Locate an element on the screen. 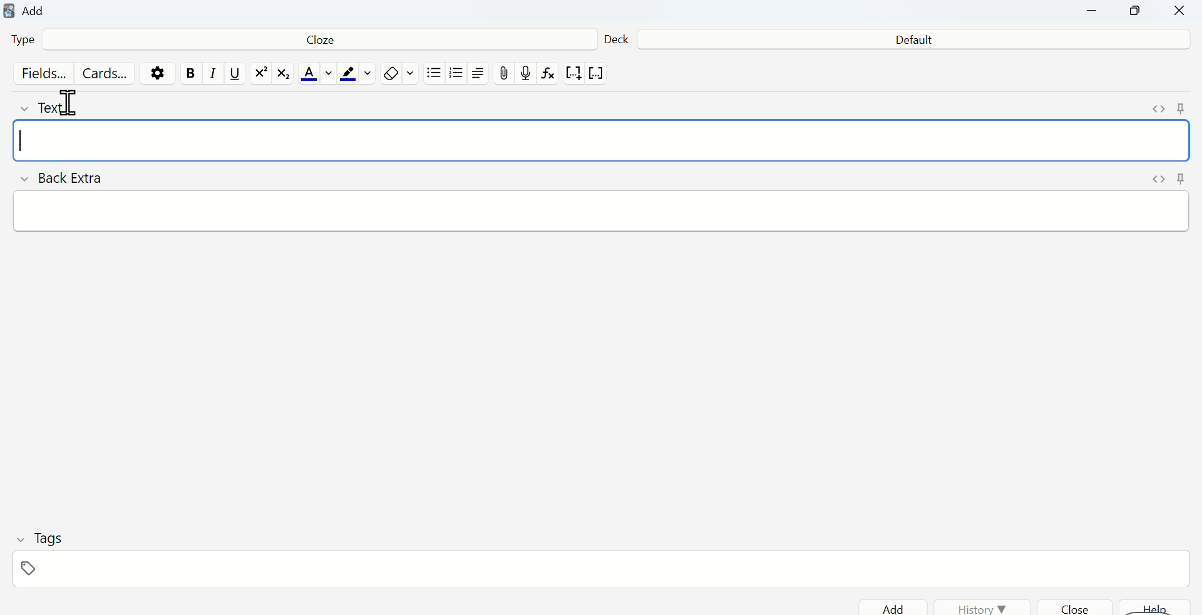  Bullet list is located at coordinates (434, 76).